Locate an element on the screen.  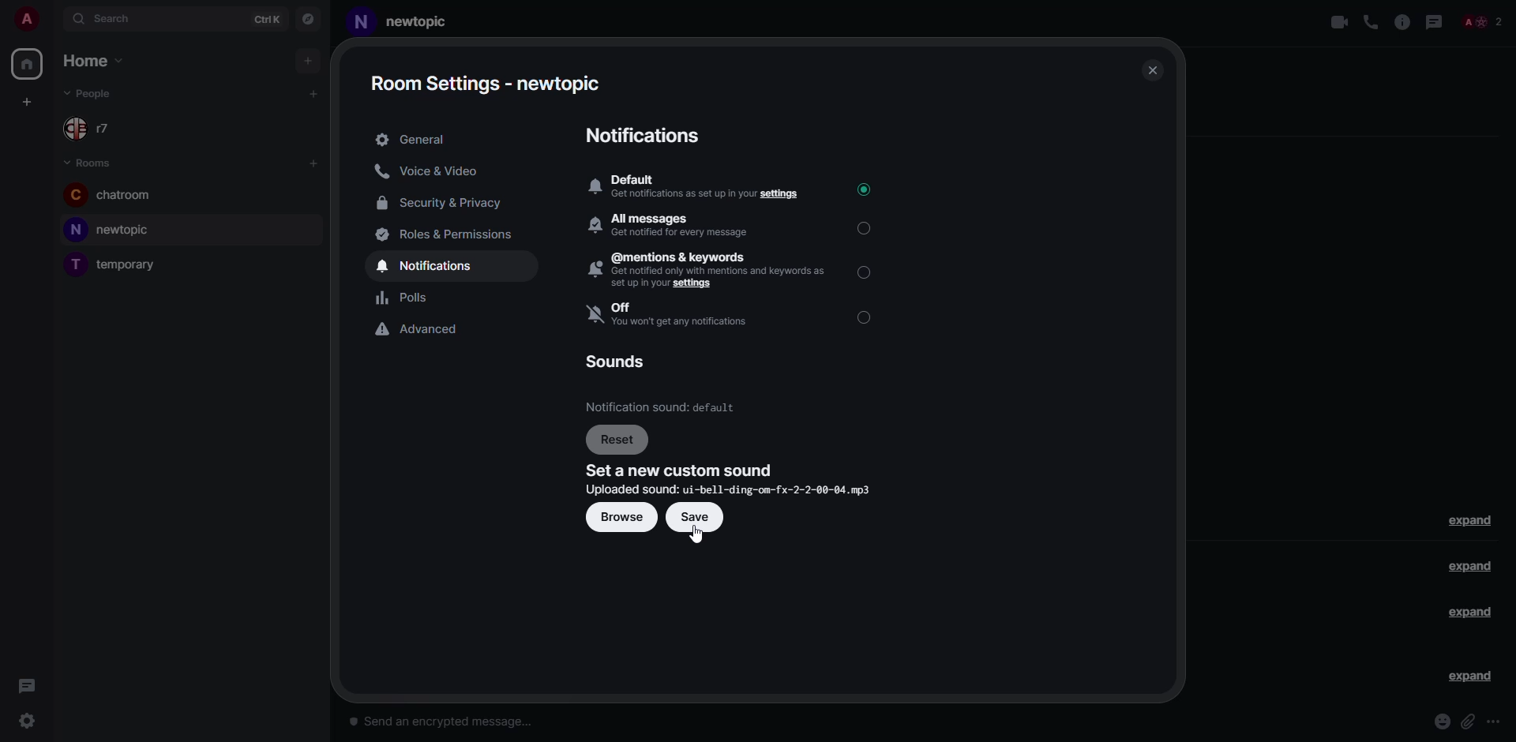
more is located at coordinates (1495, 722).